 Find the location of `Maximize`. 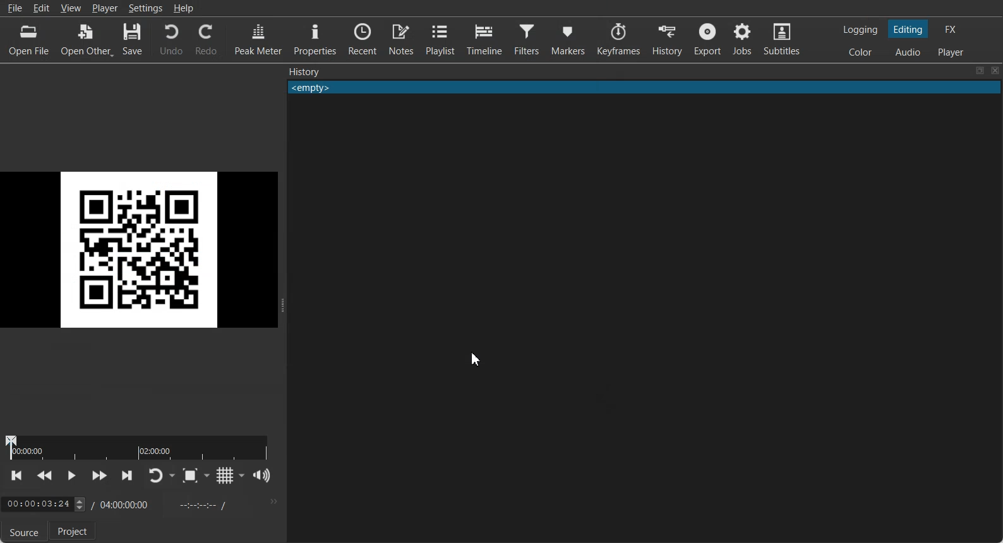

Maximize is located at coordinates (980, 71).